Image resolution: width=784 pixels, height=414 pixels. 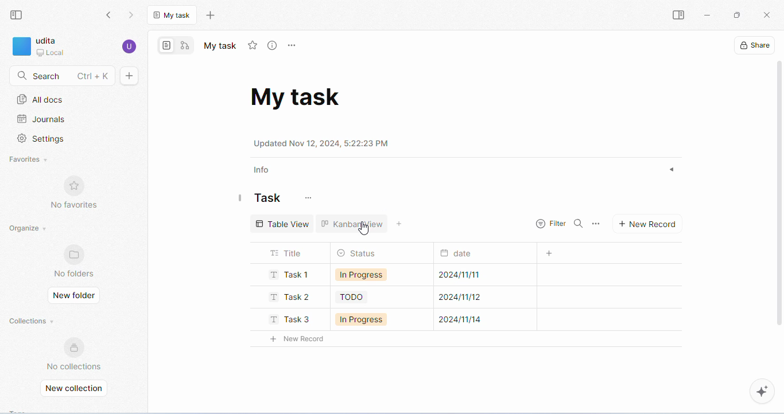 I want to click on favorites, so click(x=28, y=161).